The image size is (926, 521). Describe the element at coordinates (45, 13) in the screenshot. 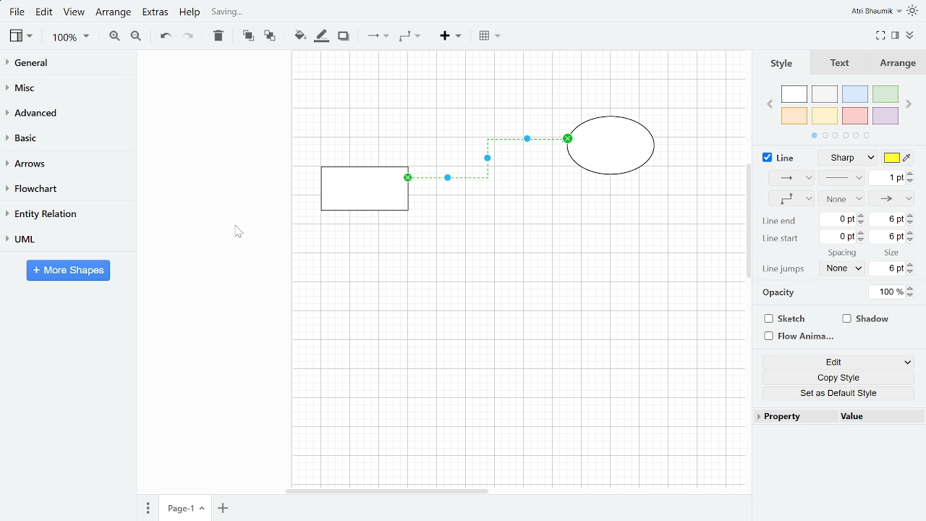

I see `EDit` at that location.